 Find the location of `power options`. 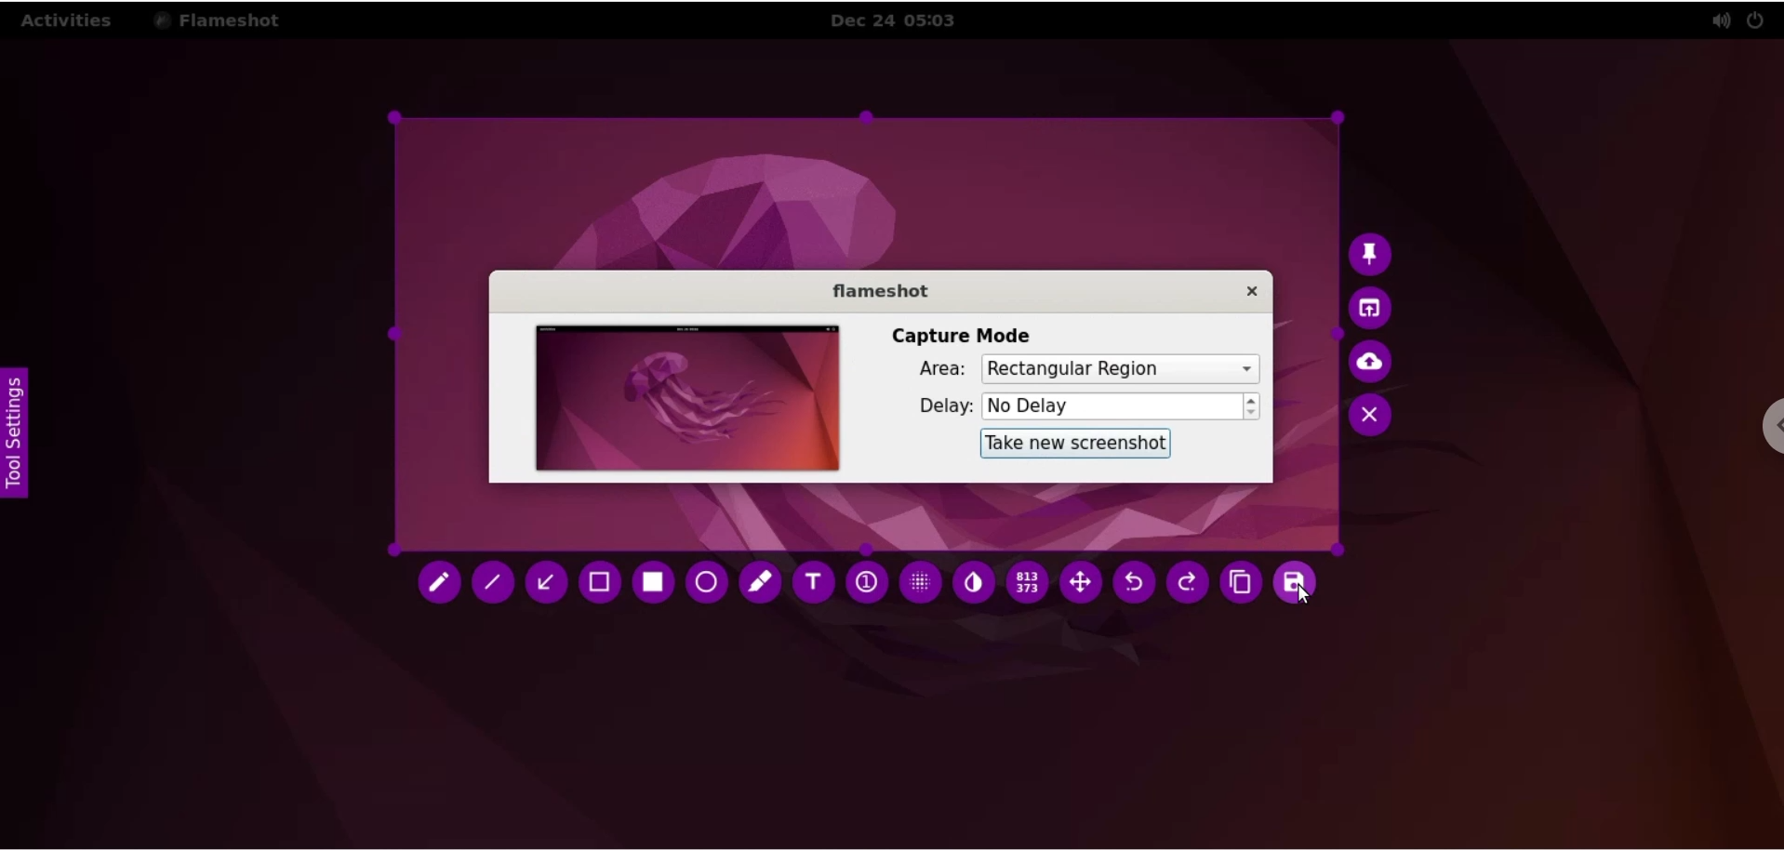

power options is located at coordinates (1760, 19).